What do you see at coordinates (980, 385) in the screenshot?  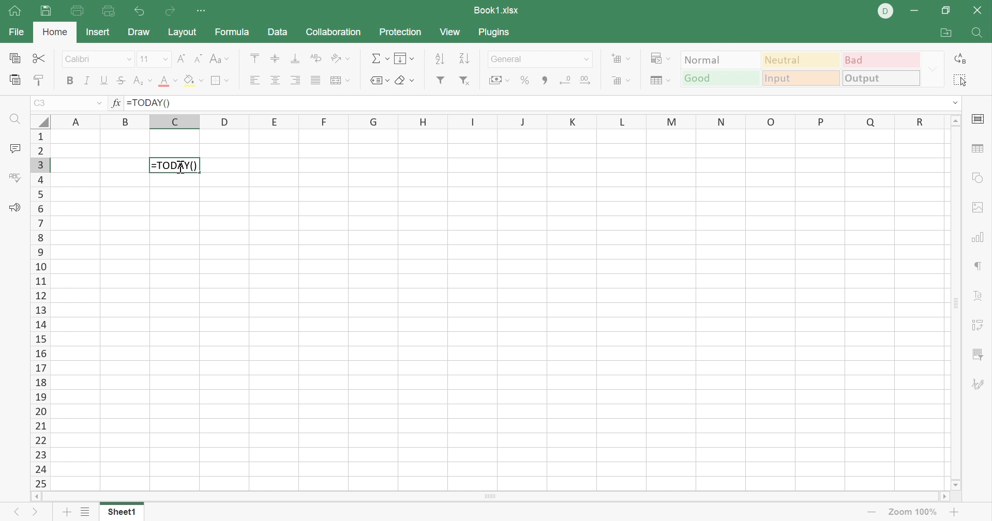 I see `Signature settings` at bounding box center [980, 385].